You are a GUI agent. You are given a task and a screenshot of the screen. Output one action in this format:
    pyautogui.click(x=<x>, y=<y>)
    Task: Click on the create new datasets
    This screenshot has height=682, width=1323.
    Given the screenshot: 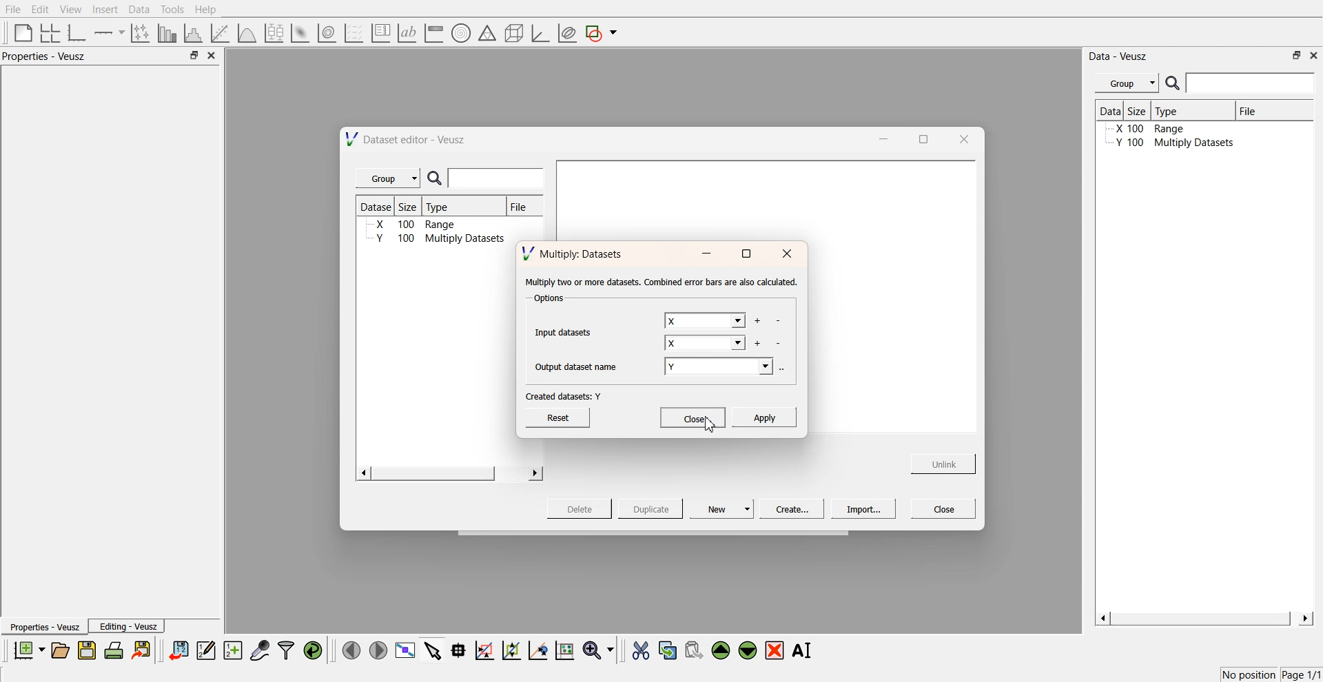 What is the action you would take?
    pyautogui.click(x=233, y=650)
    